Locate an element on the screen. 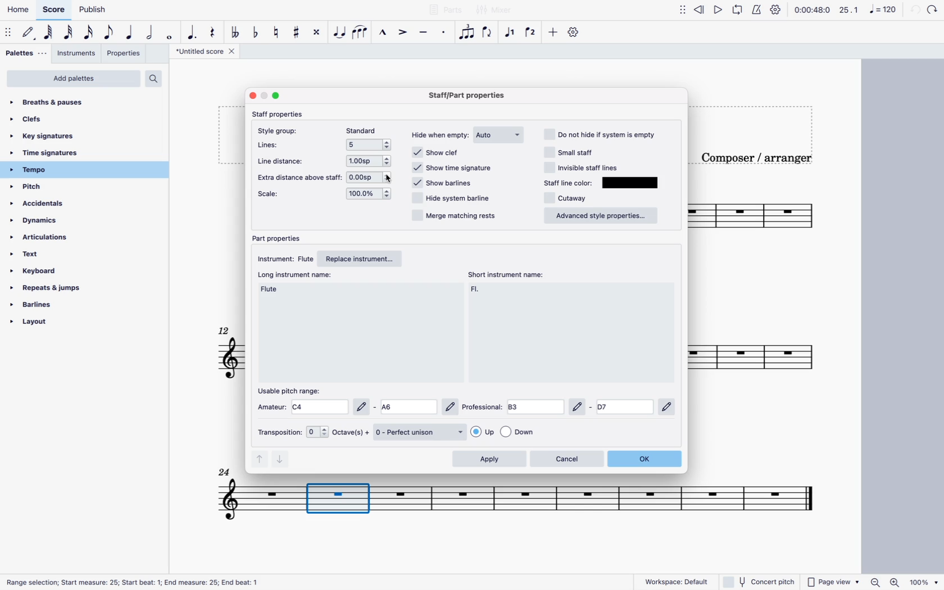 Image resolution: width=944 pixels, height=590 pixels. time signatures is located at coordinates (51, 153).